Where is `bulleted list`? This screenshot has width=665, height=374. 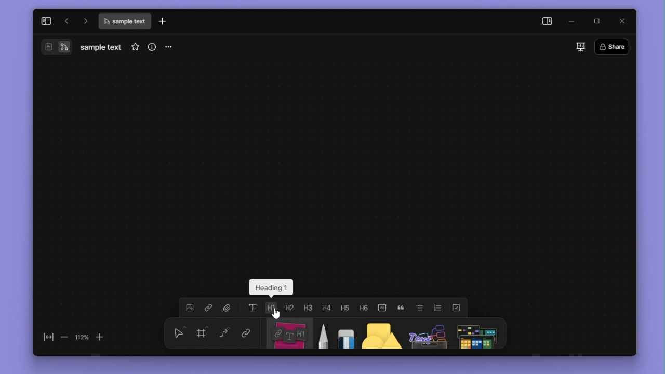
bulleted list is located at coordinates (419, 308).